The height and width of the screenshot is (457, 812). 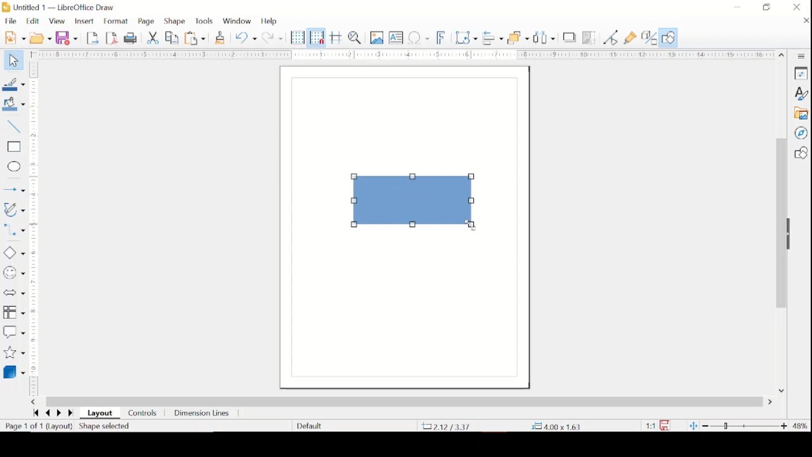 I want to click on default, so click(x=309, y=425).